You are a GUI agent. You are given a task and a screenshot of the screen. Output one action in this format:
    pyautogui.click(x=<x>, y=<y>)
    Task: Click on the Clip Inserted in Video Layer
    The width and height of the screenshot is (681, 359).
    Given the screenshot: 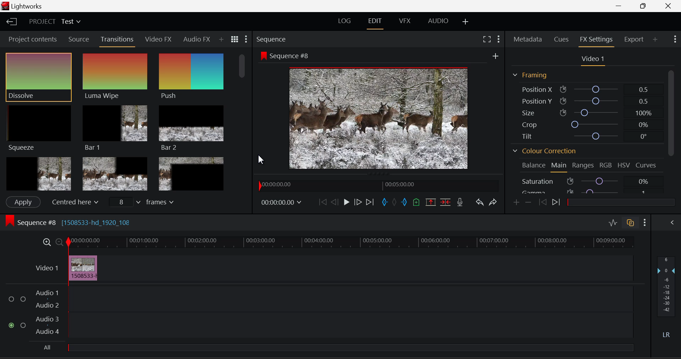 What is the action you would take?
    pyautogui.click(x=332, y=267)
    